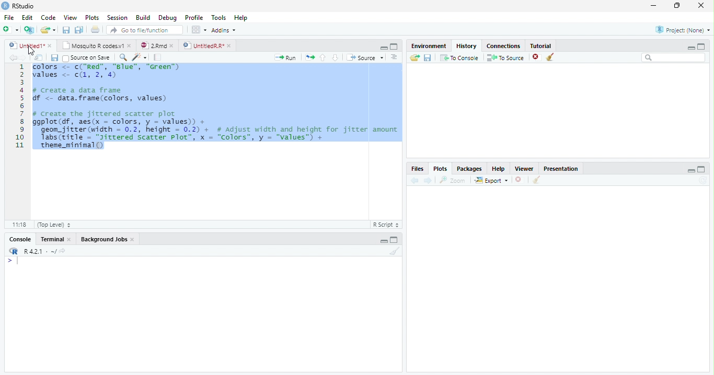 The height and width of the screenshot is (375, 714). What do you see at coordinates (506, 57) in the screenshot?
I see `To Source` at bounding box center [506, 57].